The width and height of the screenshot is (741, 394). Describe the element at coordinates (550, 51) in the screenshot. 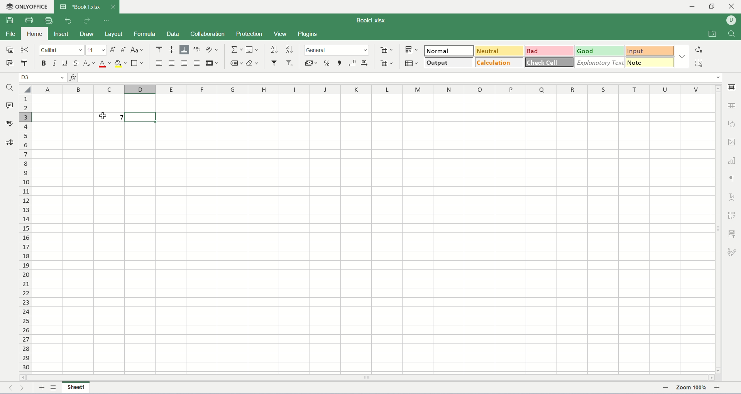

I see `bad` at that location.